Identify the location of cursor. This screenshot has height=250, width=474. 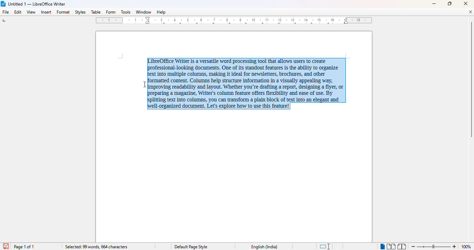
(145, 84).